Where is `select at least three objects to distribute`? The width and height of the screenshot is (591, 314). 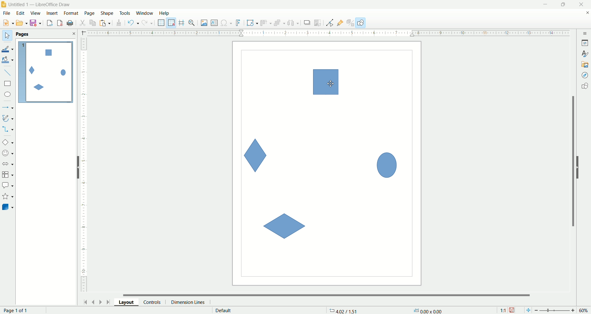 select at least three objects to distribute is located at coordinates (294, 23).